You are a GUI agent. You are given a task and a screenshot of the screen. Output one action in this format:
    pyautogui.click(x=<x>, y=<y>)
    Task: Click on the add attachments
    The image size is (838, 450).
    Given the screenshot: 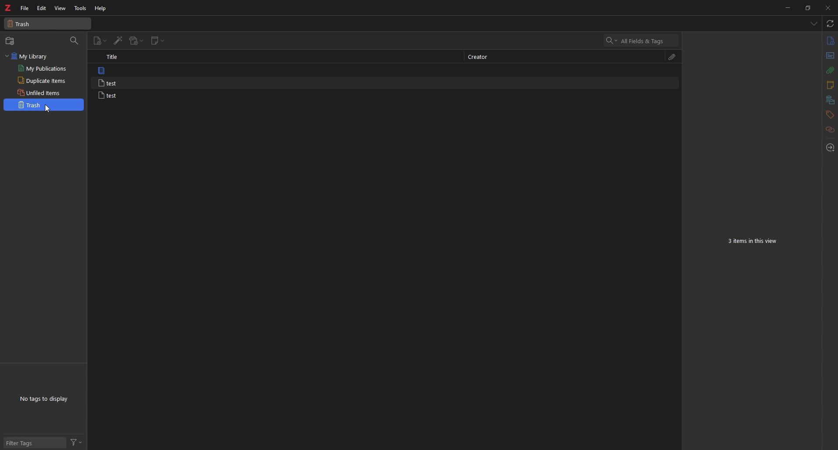 What is the action you would take?
    pyautogui.click(x=137, y=41)
    